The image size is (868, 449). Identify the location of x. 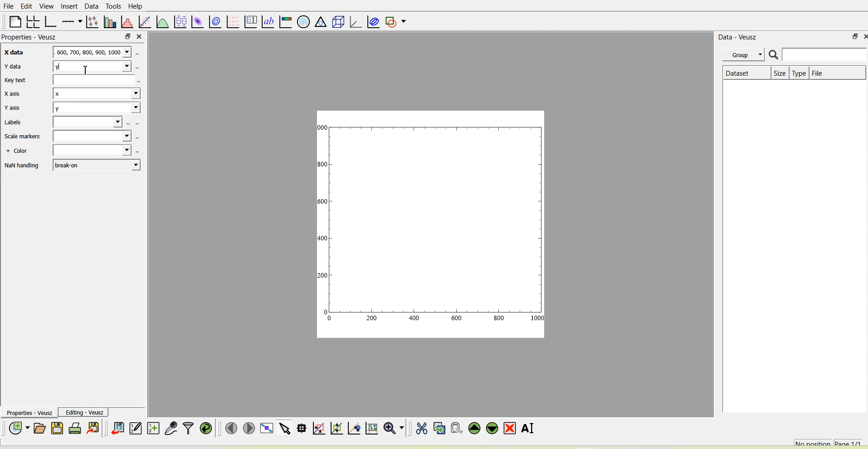
(97, 93).